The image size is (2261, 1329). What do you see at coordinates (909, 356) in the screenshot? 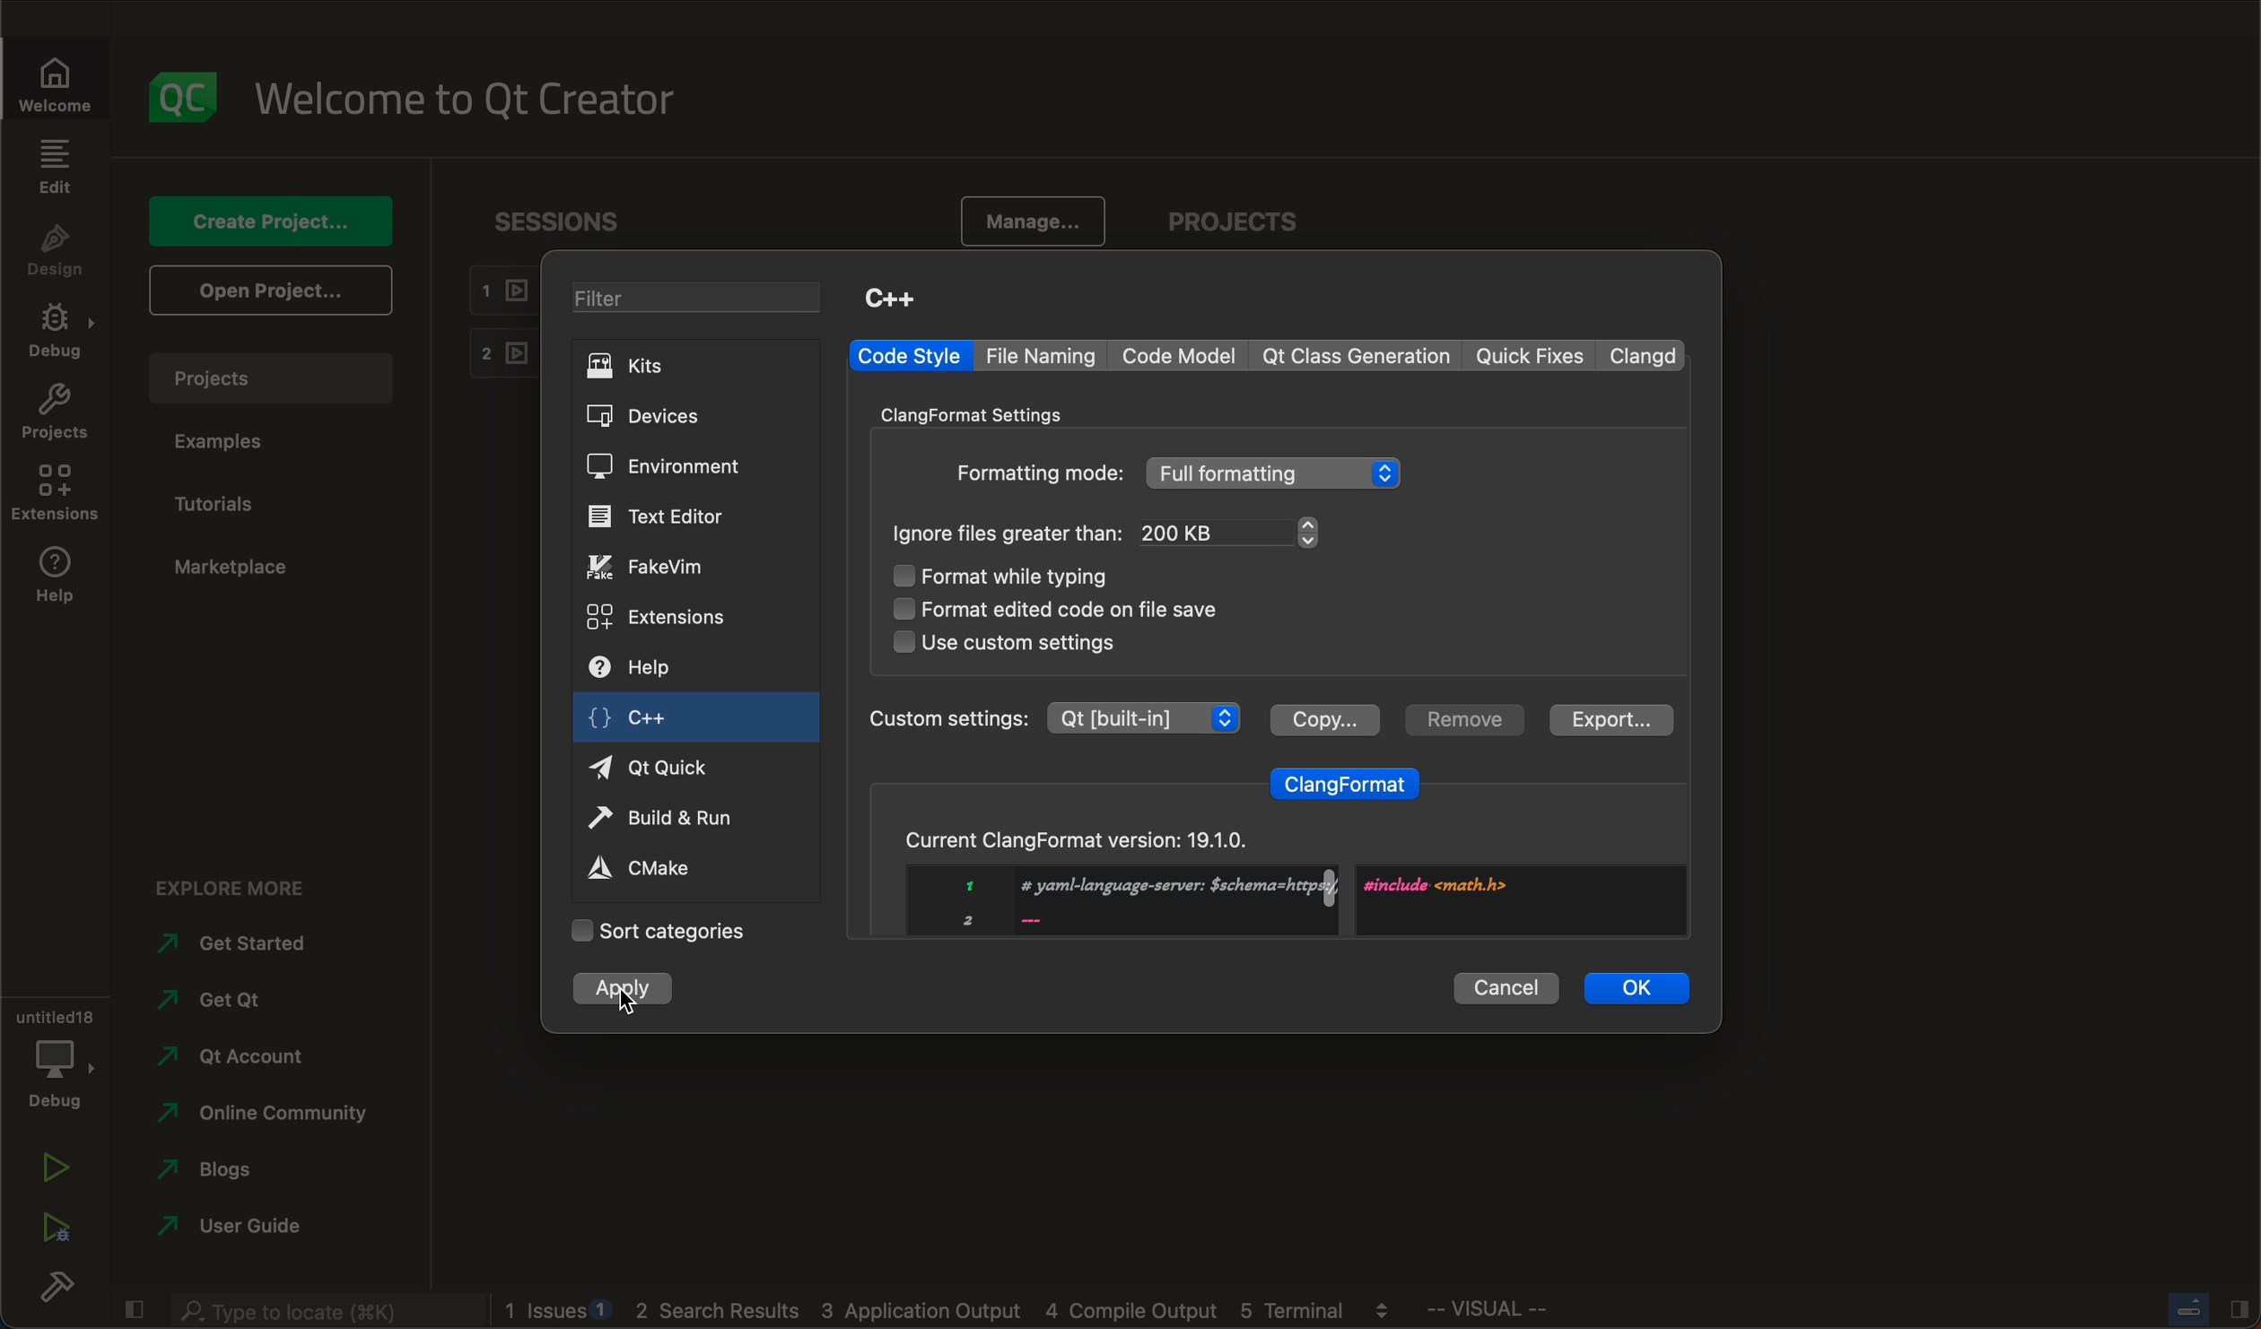
I see `style` at bounding box center [909, 356].